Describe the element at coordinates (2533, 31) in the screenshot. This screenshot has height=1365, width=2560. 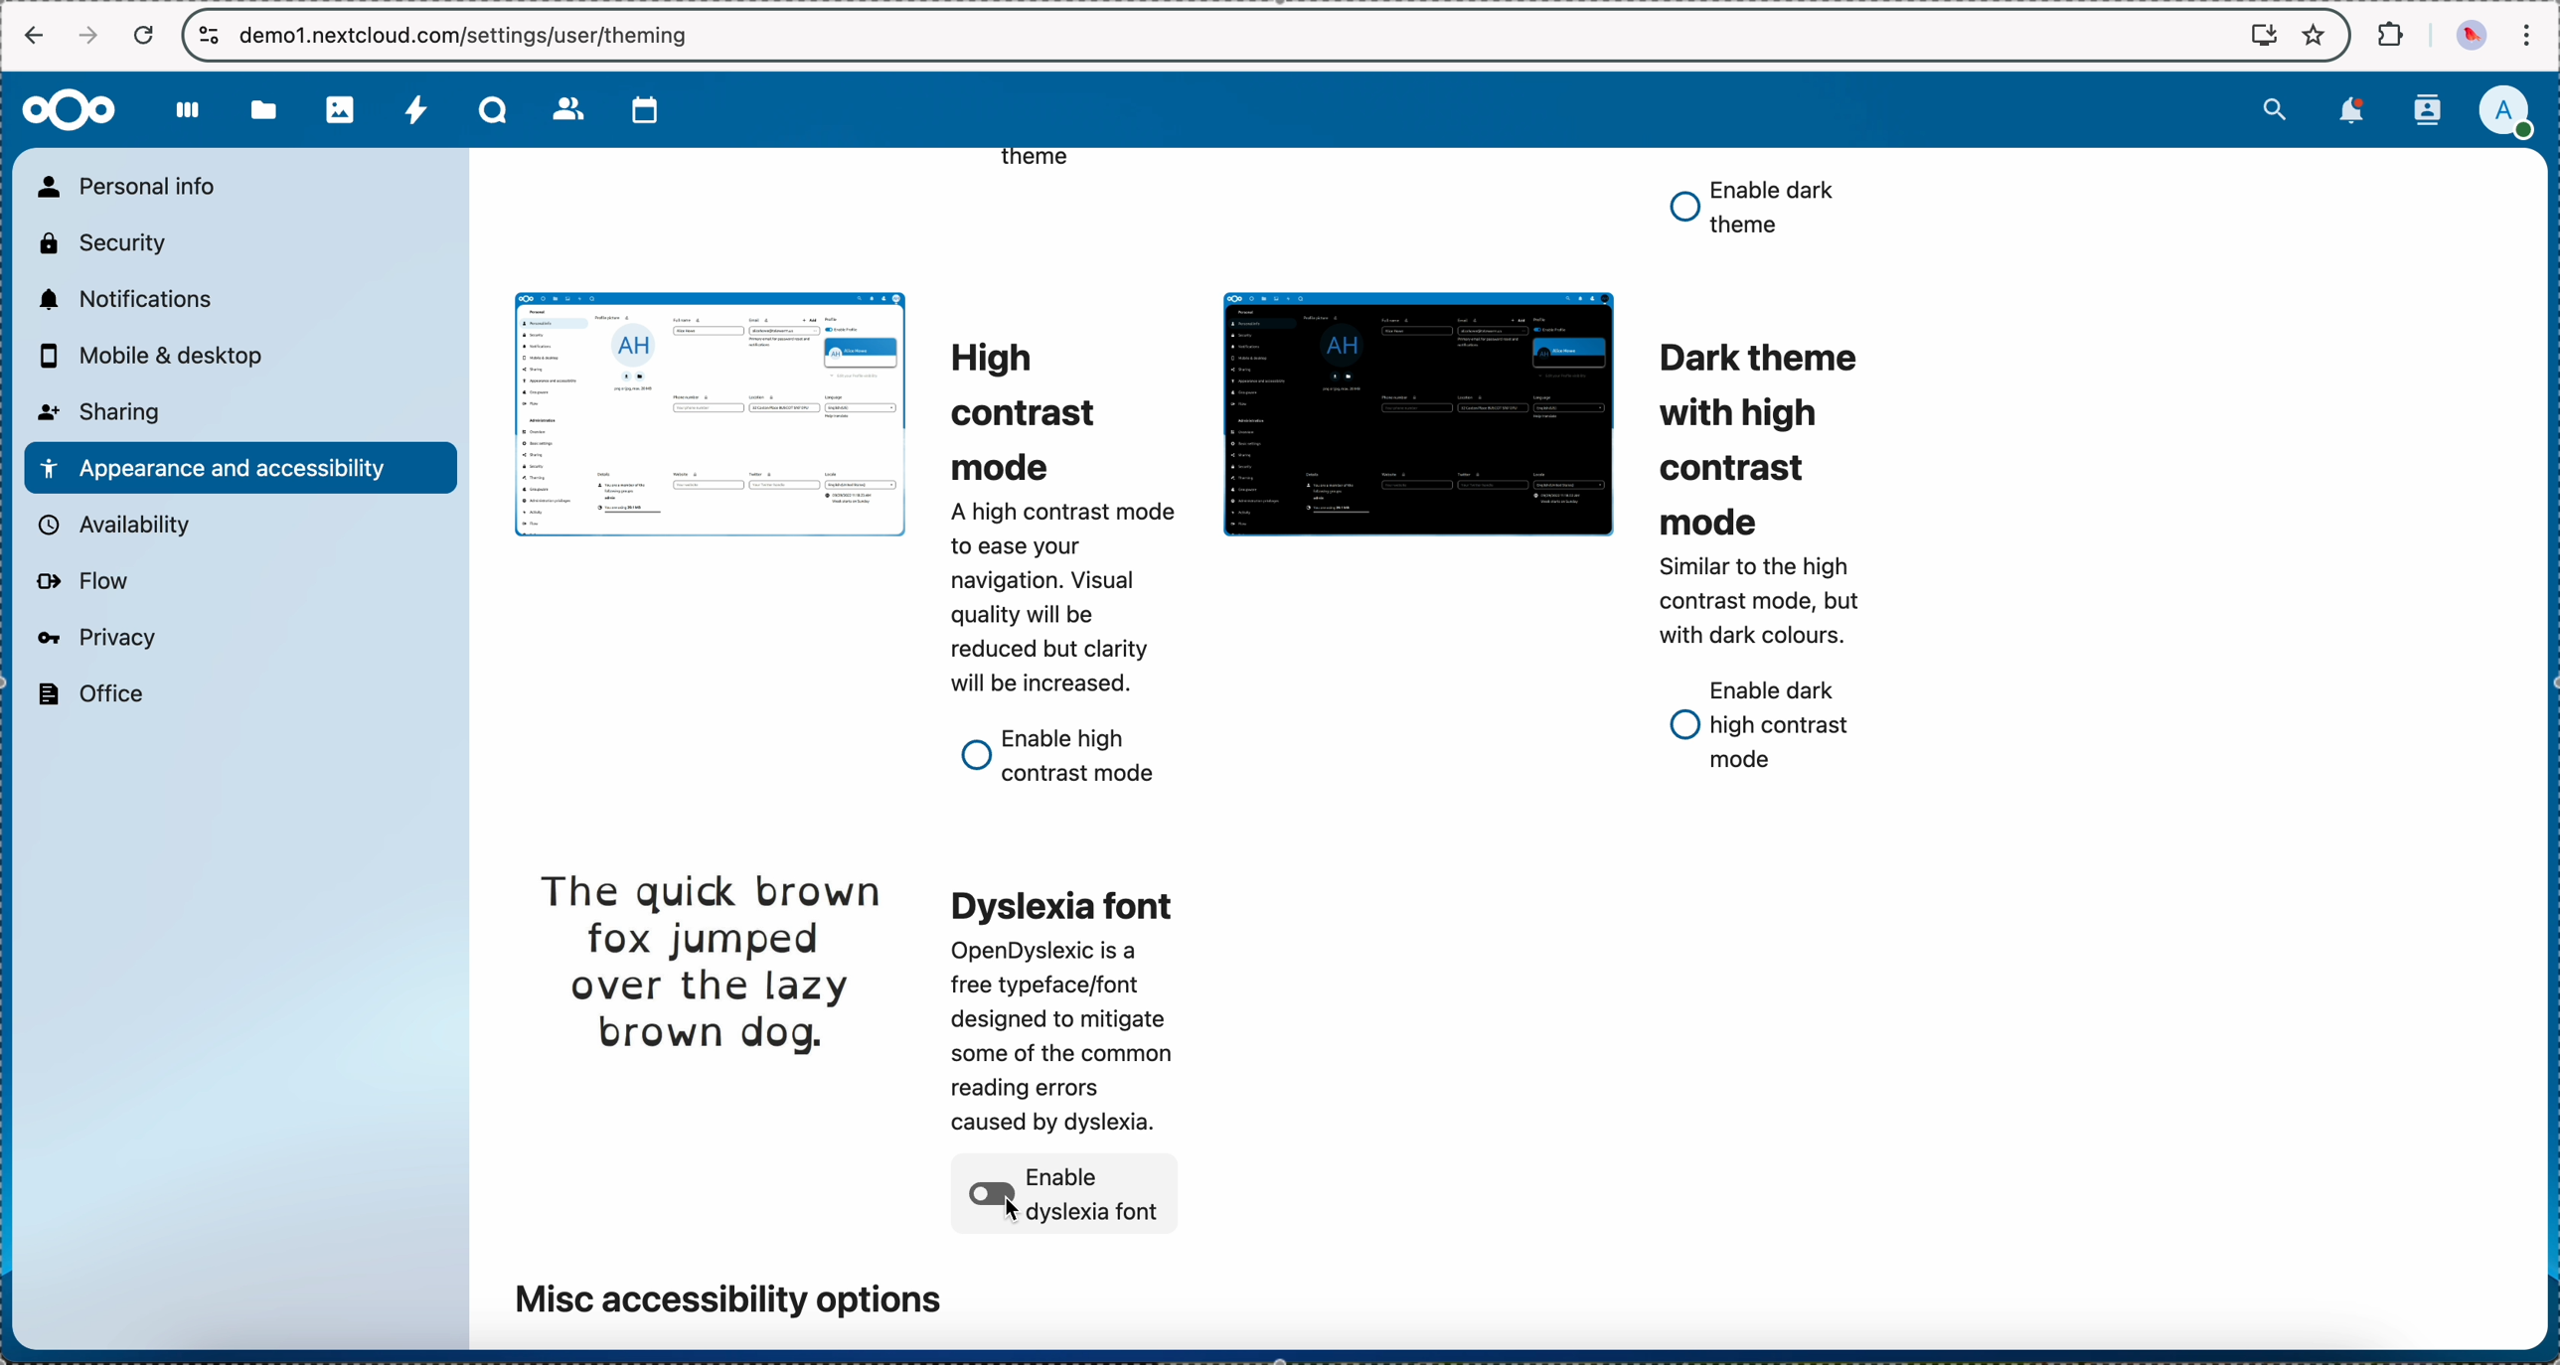
I see `customize and control Google Chrome` at that location.